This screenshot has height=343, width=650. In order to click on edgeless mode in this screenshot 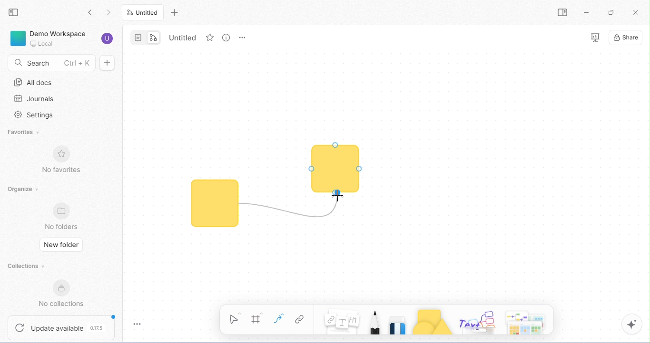, I will do `click(155, 38)`.